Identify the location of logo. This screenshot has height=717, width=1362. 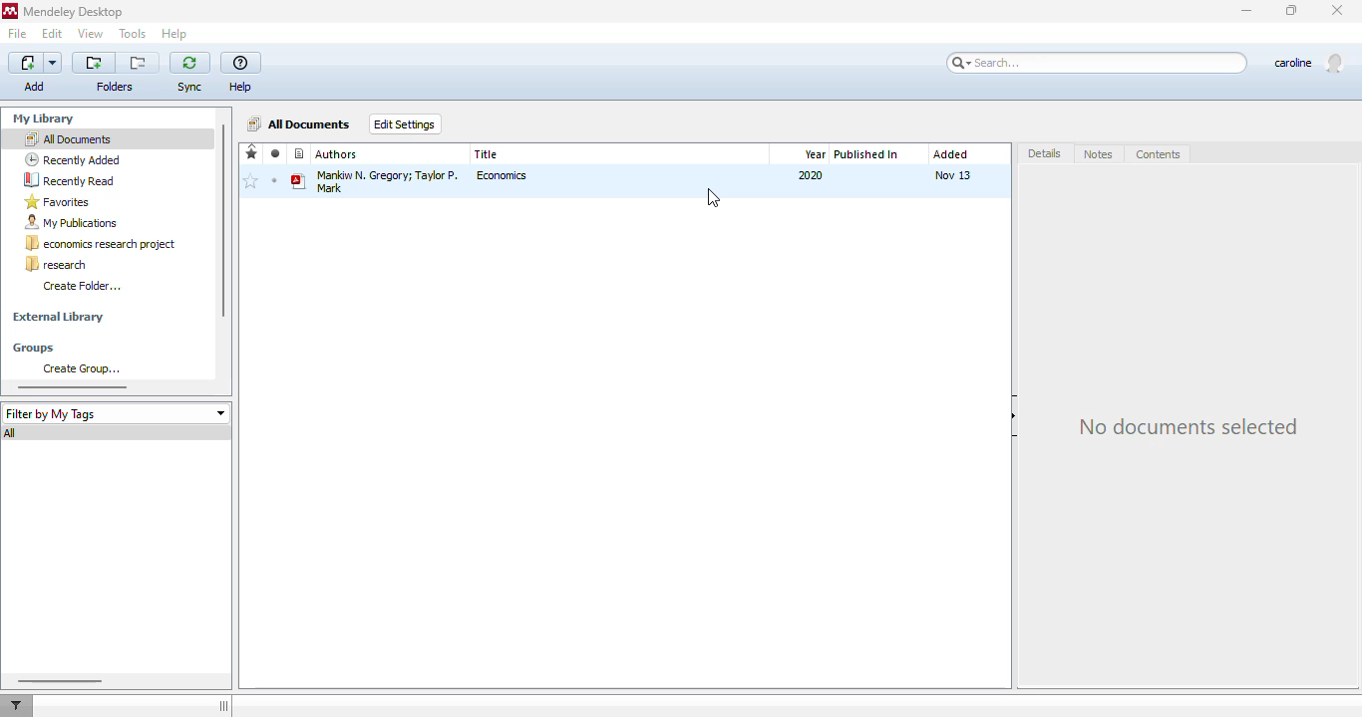
(10, 10).